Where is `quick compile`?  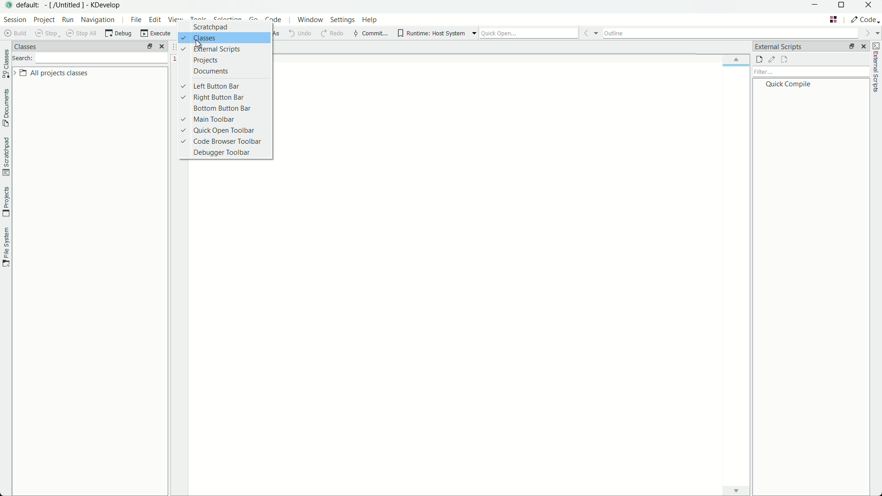 quick compile is located at coordinates (792, 85).